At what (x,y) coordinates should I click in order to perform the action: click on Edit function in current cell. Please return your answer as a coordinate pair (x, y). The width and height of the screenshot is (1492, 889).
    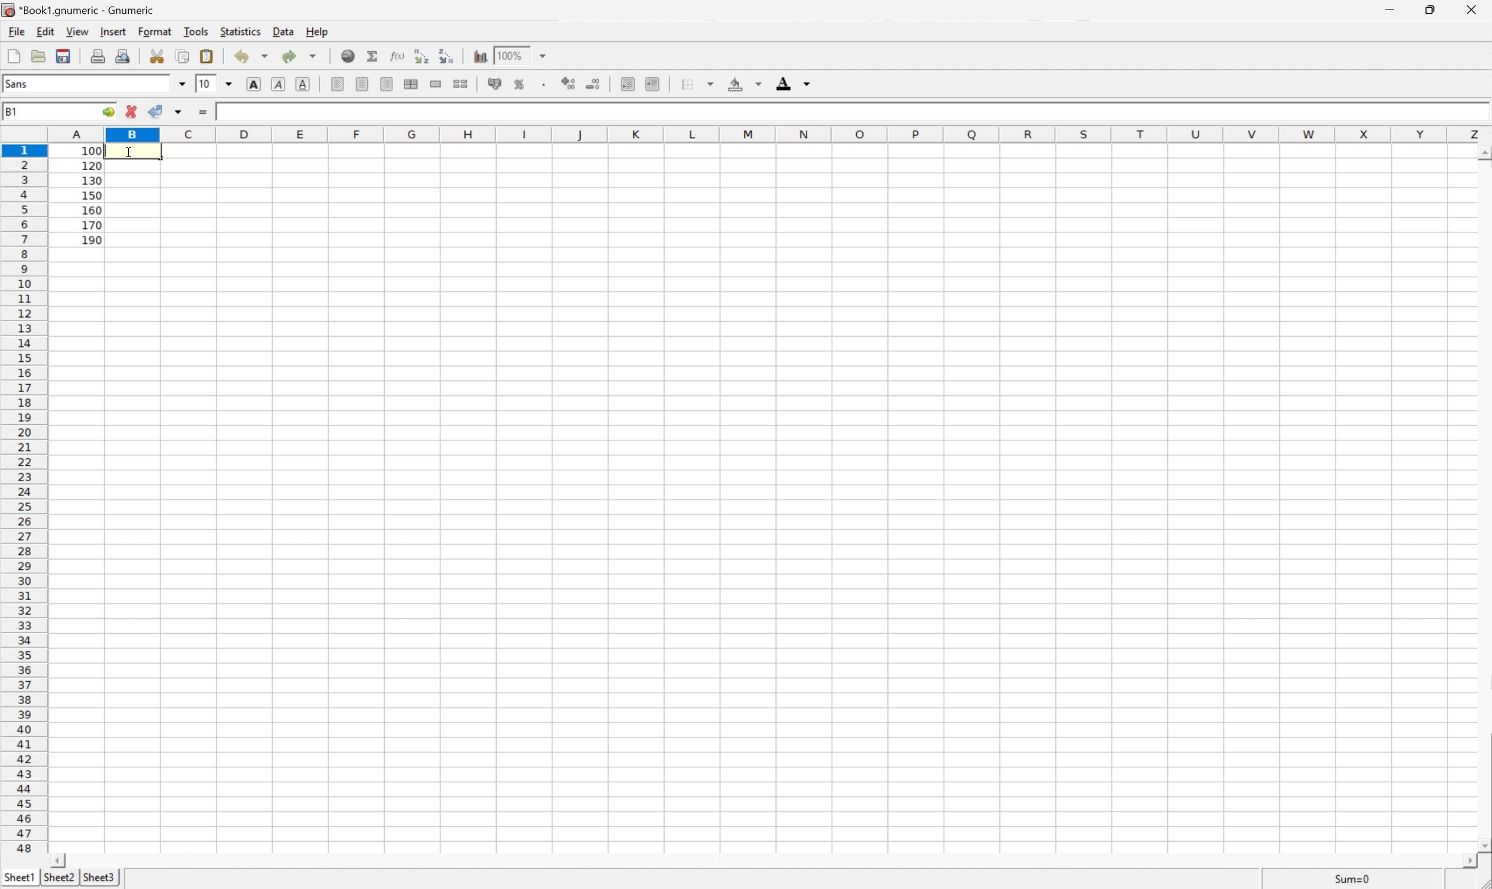
    Looking at the image, I should click on (397, 56).